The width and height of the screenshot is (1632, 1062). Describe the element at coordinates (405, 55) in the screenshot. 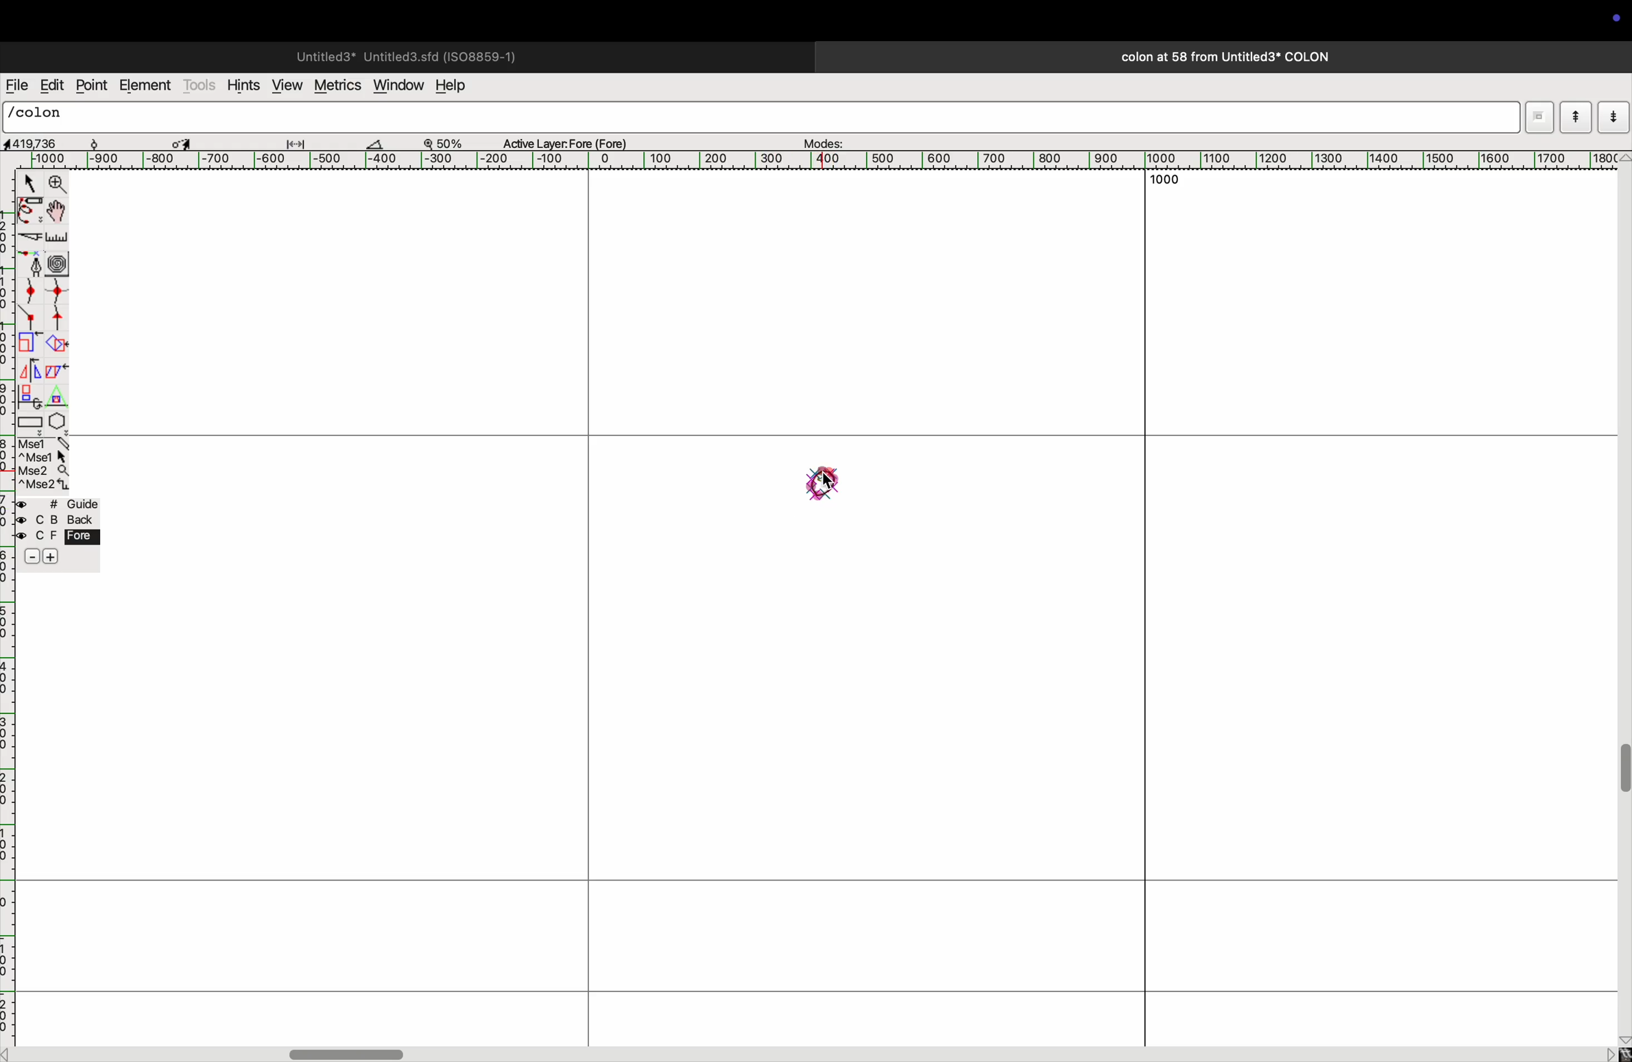

I see `untitled page` at that location.